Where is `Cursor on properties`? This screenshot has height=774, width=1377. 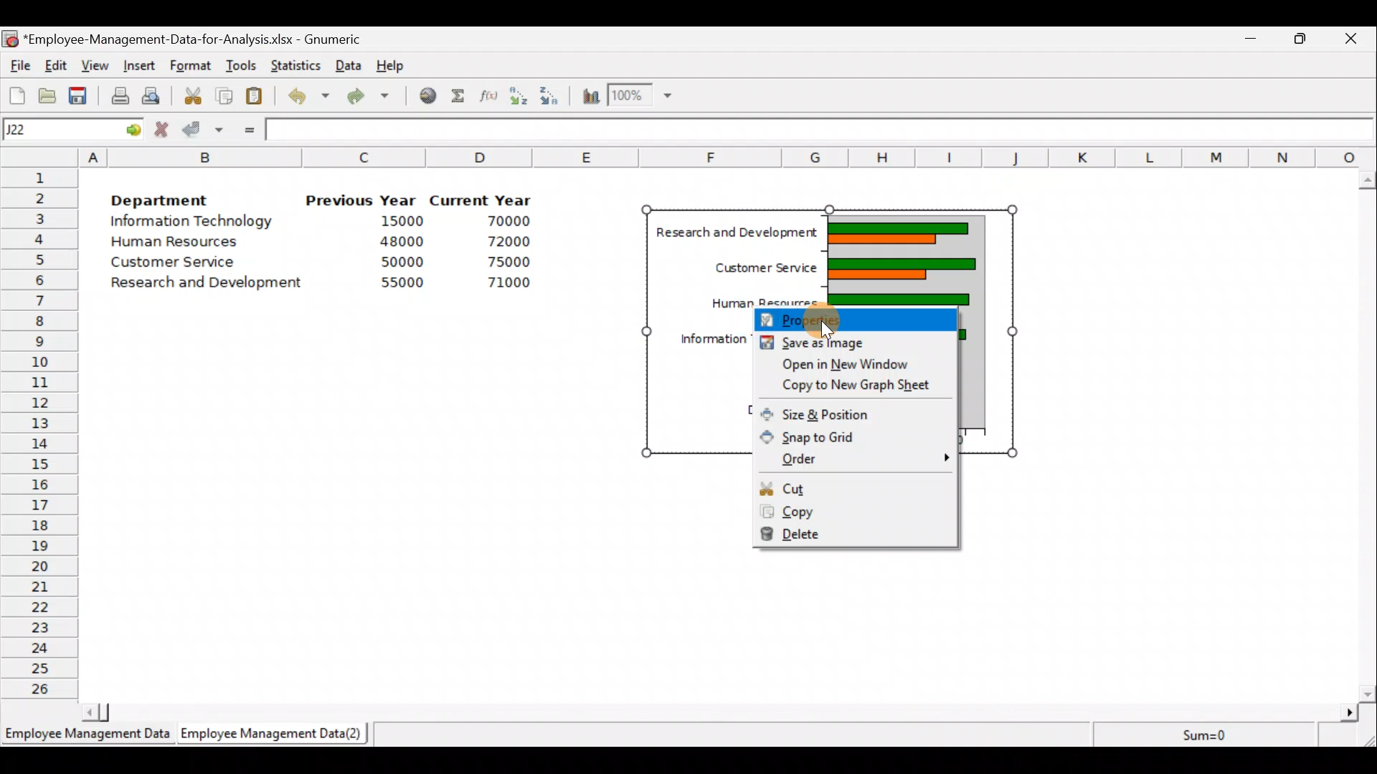
Cursor on properties is located at coordinates (821, 320).